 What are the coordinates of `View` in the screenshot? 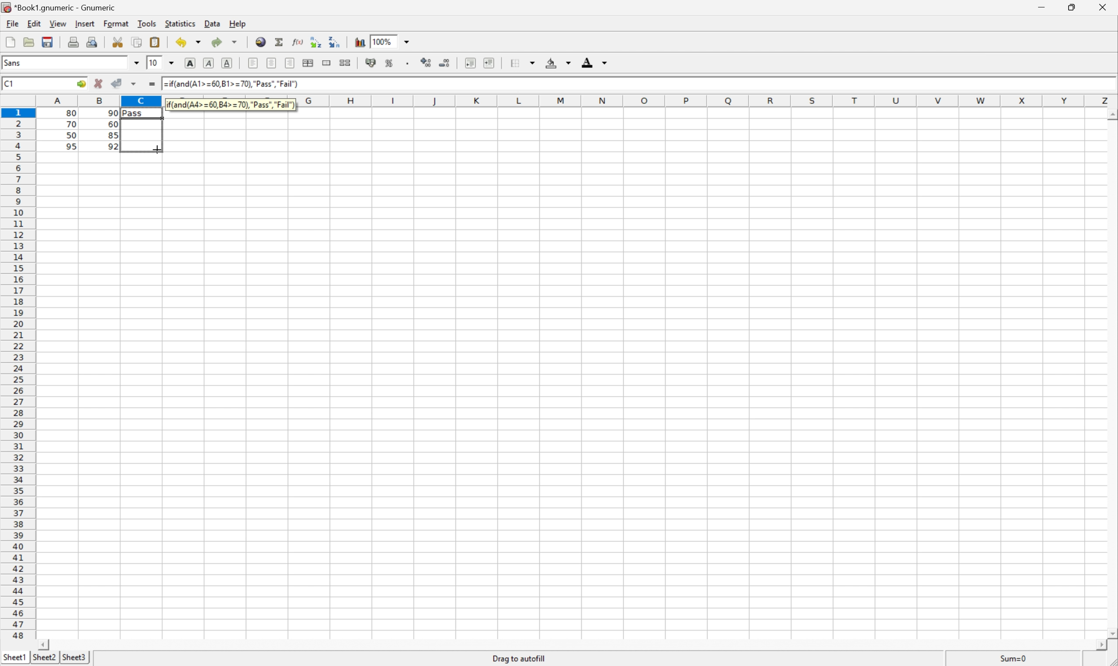 It's located at (58, 23).